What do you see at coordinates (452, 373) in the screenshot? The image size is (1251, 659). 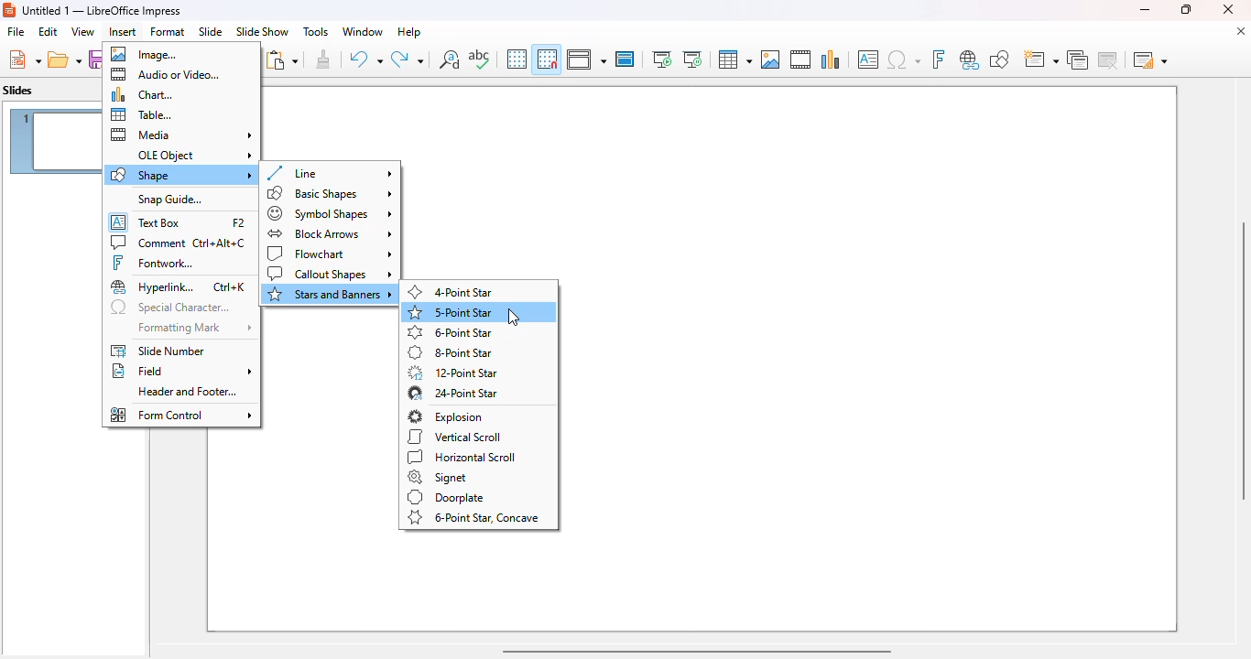 I see `12-point star` at bounding box center [452, 373].